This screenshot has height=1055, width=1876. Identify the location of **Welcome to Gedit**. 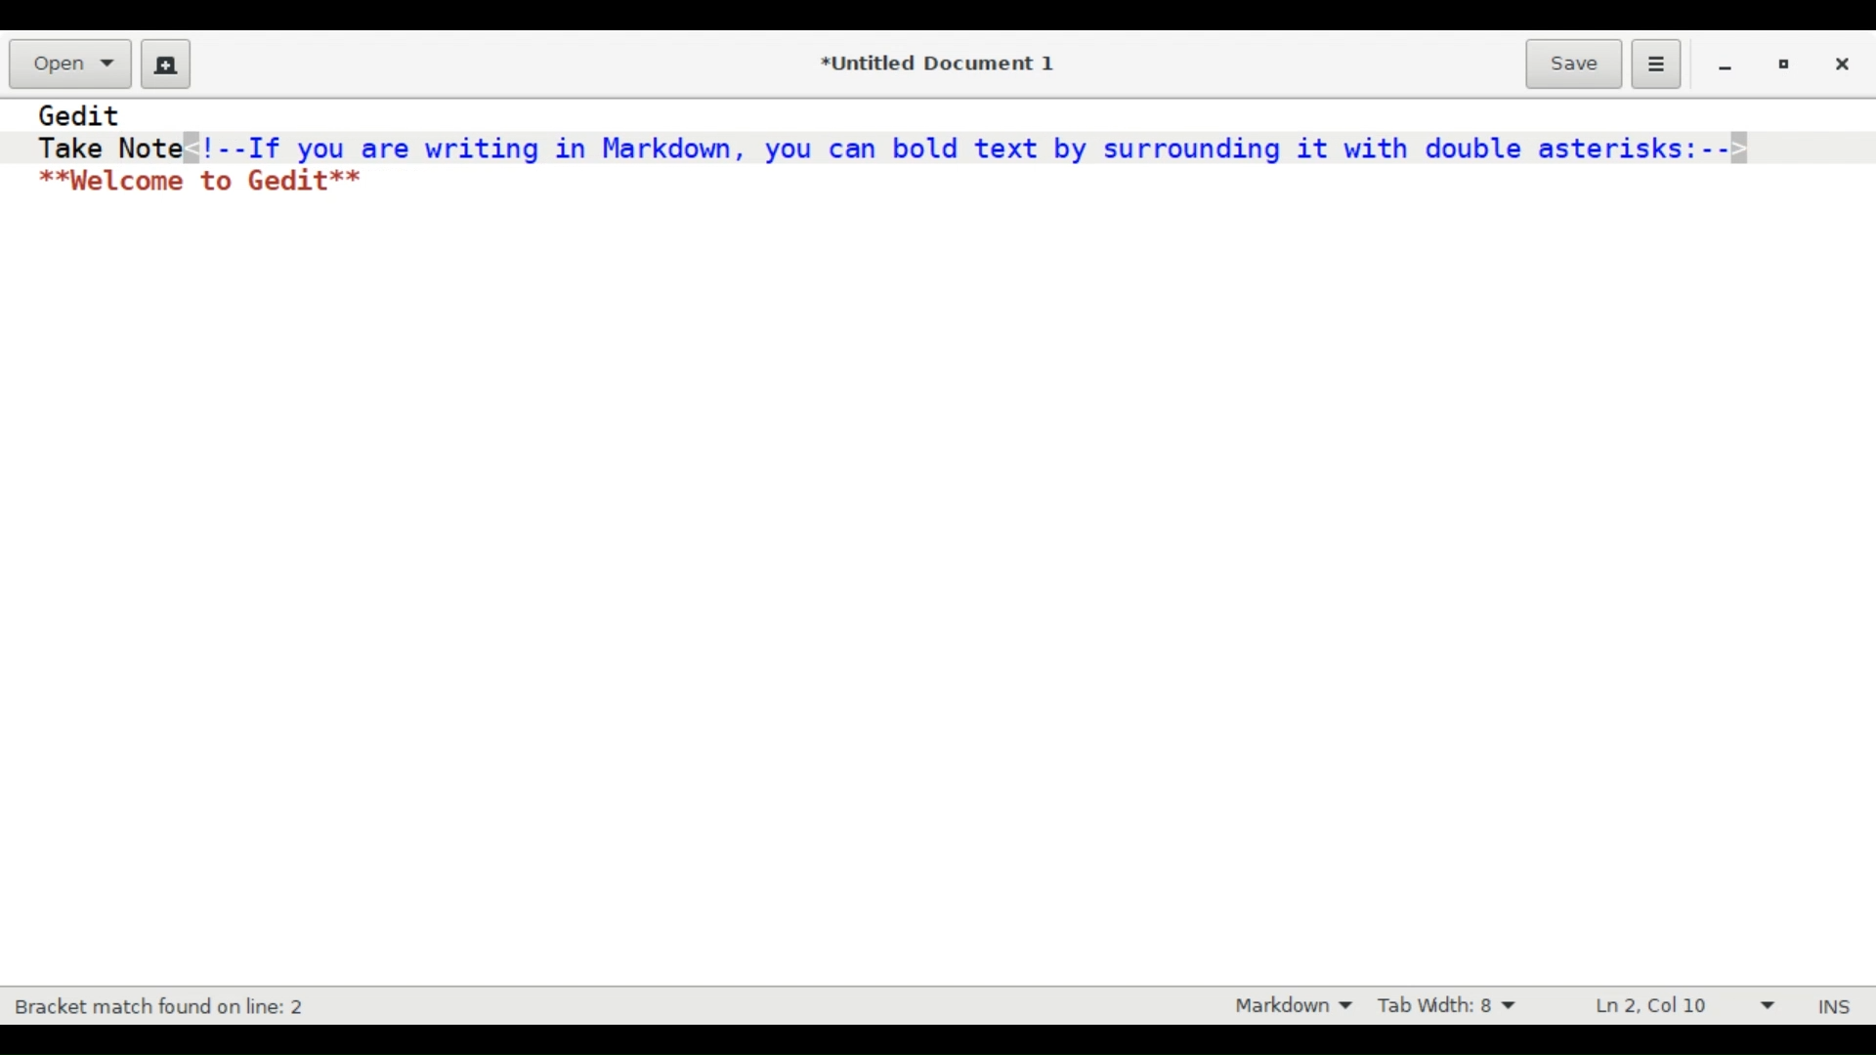
(203, 182).